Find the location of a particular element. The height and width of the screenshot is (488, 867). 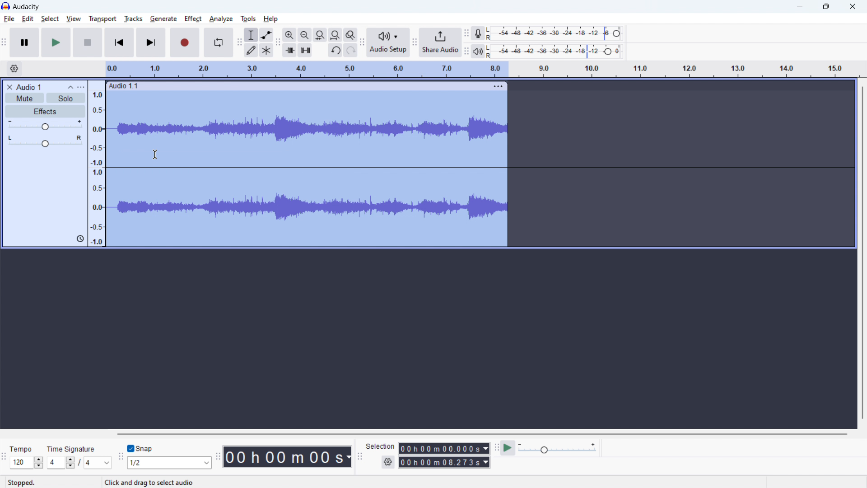

selection tool is located at coordinates (251, 35).